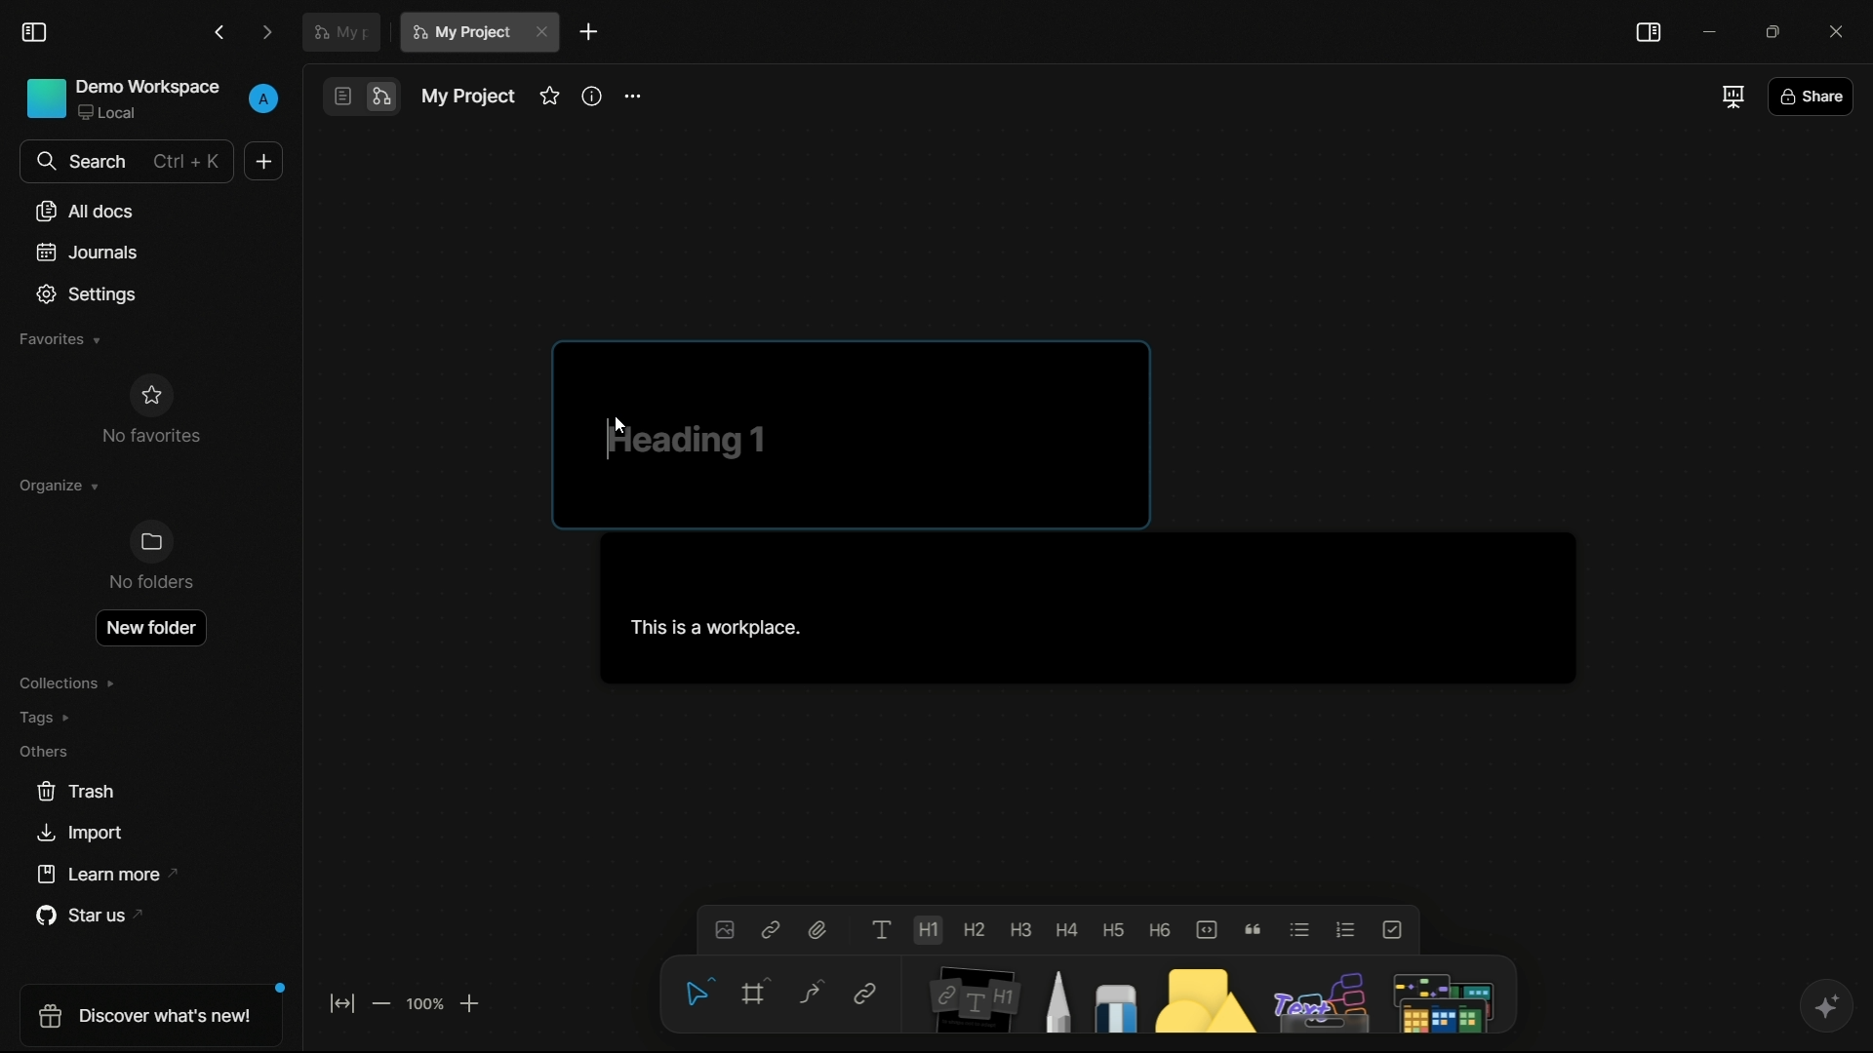 This screenshot has width=1873, height=1053. What do you see at coordinates (1204, 924) in the screenshot?
I see `code block` at bounding box center [1204, 924].